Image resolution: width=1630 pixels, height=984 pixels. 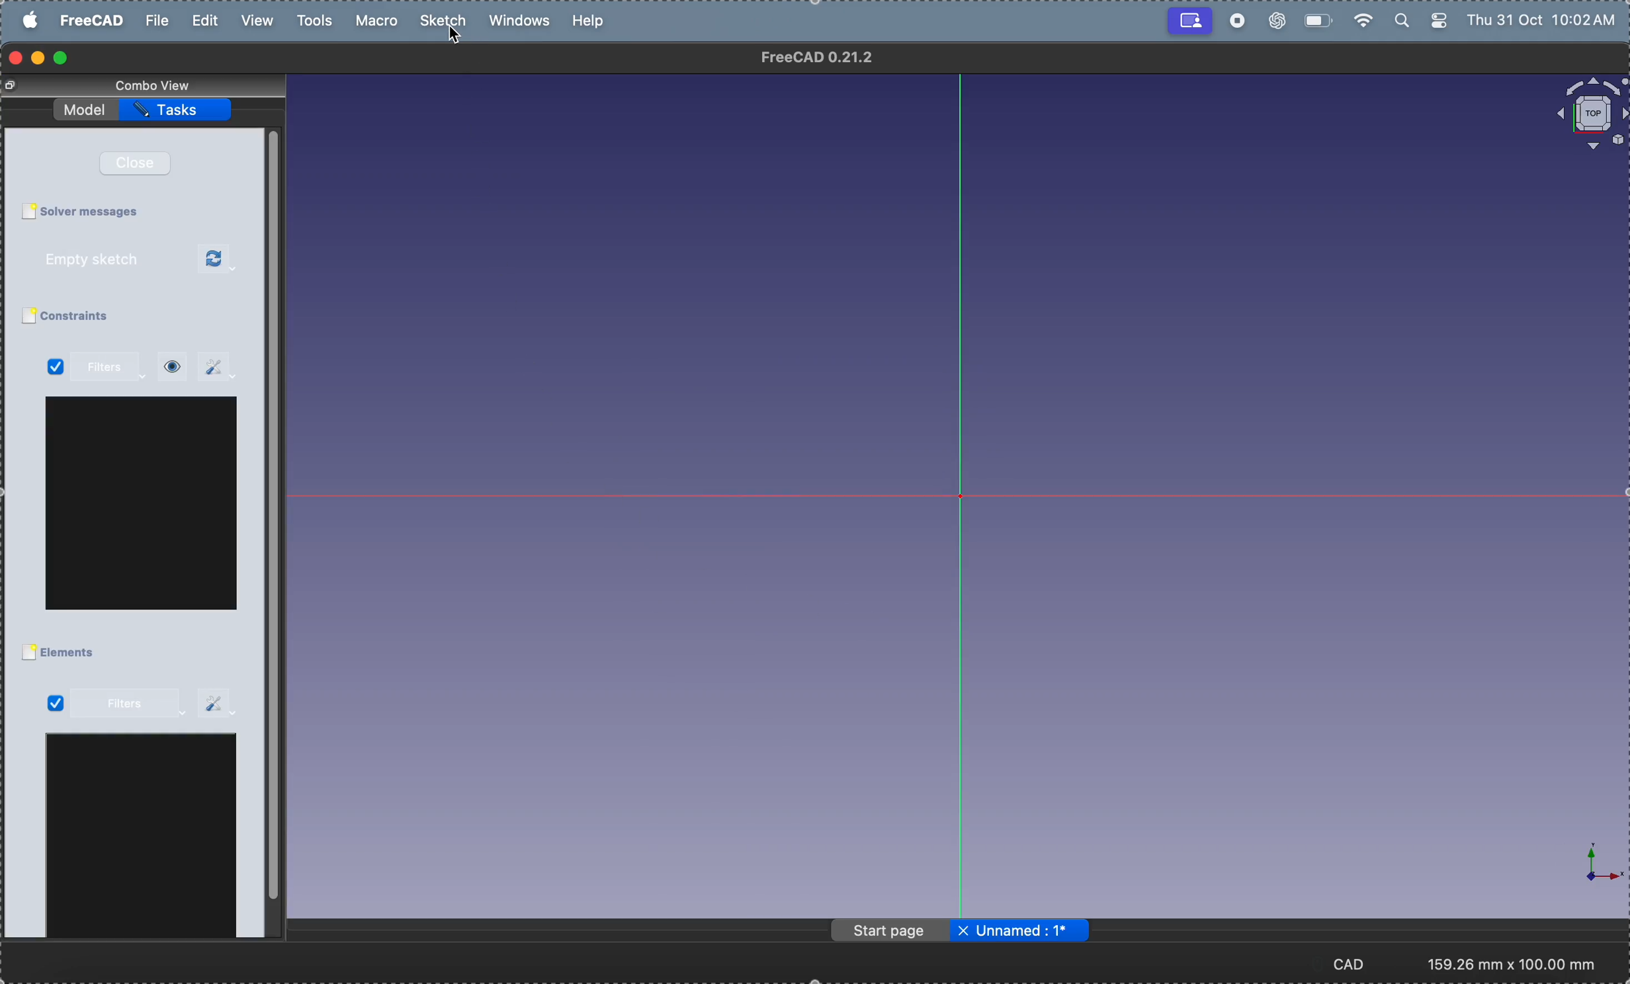 What do you see at coordinates (28, 212) in the screenshot?
I see `Checkbox` at bounding box center [28, 212].